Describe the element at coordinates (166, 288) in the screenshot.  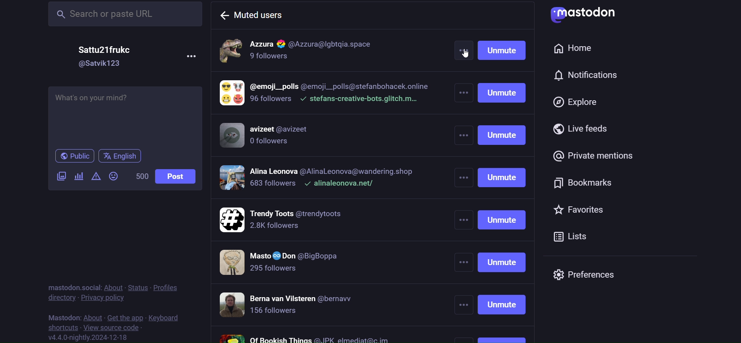
I see `profiles` at that location.